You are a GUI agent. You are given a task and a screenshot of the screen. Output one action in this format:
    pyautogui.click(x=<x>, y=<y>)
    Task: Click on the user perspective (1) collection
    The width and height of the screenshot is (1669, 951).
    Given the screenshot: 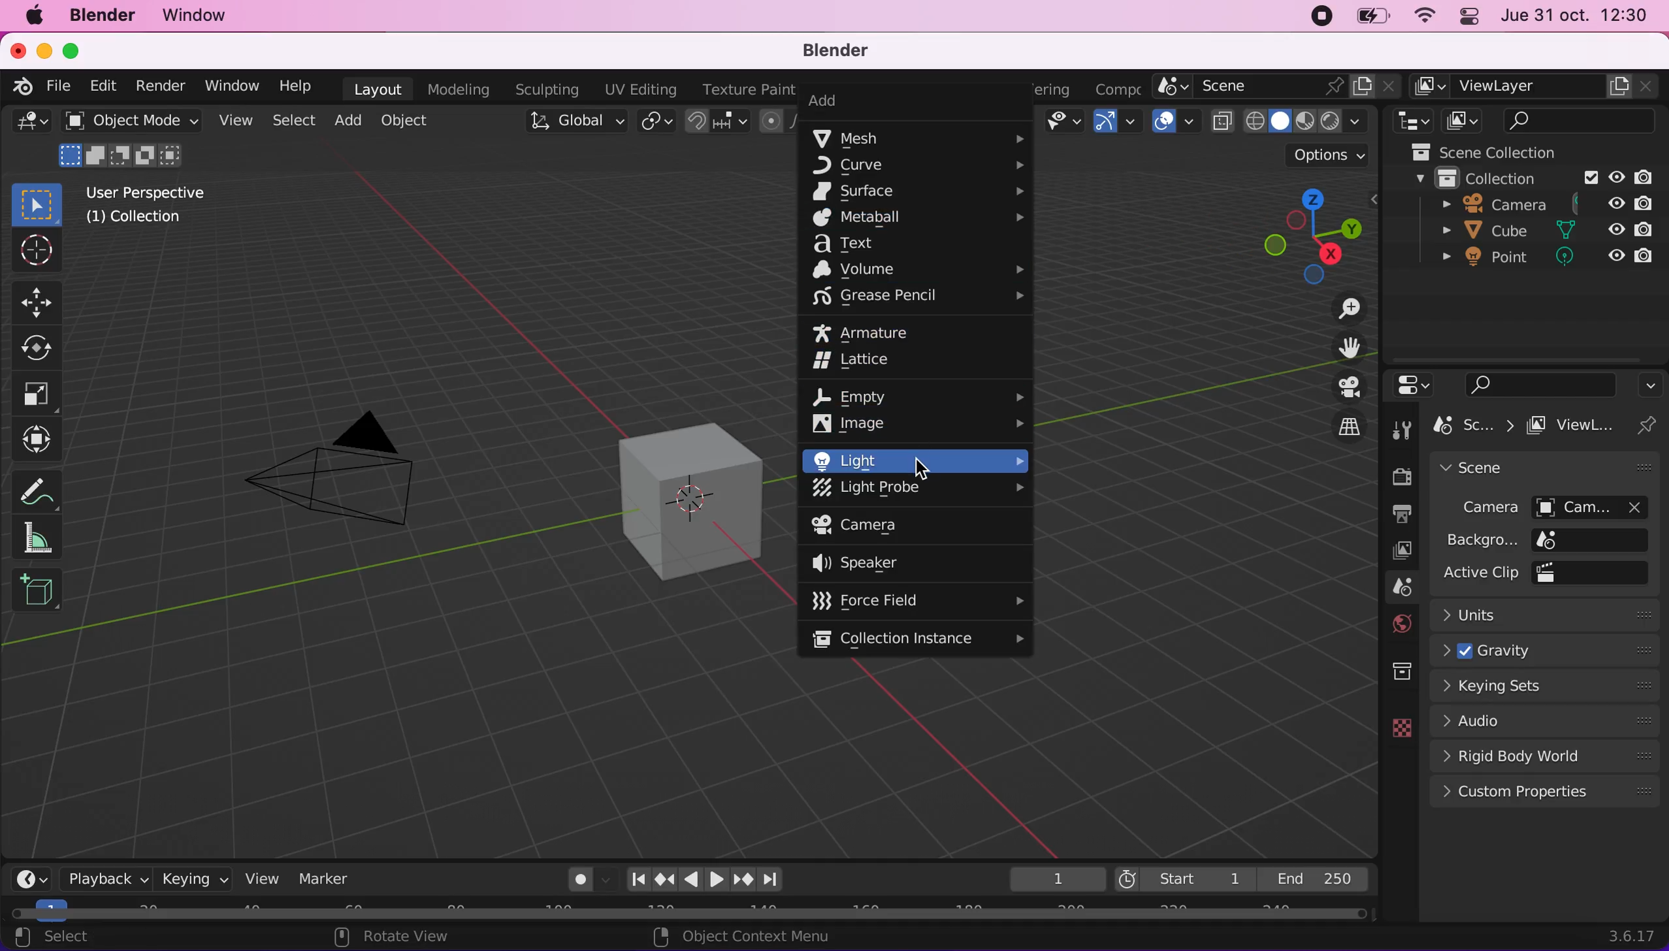 What is the action you would take?
    pyautogui.click(x=152, y=204)
    